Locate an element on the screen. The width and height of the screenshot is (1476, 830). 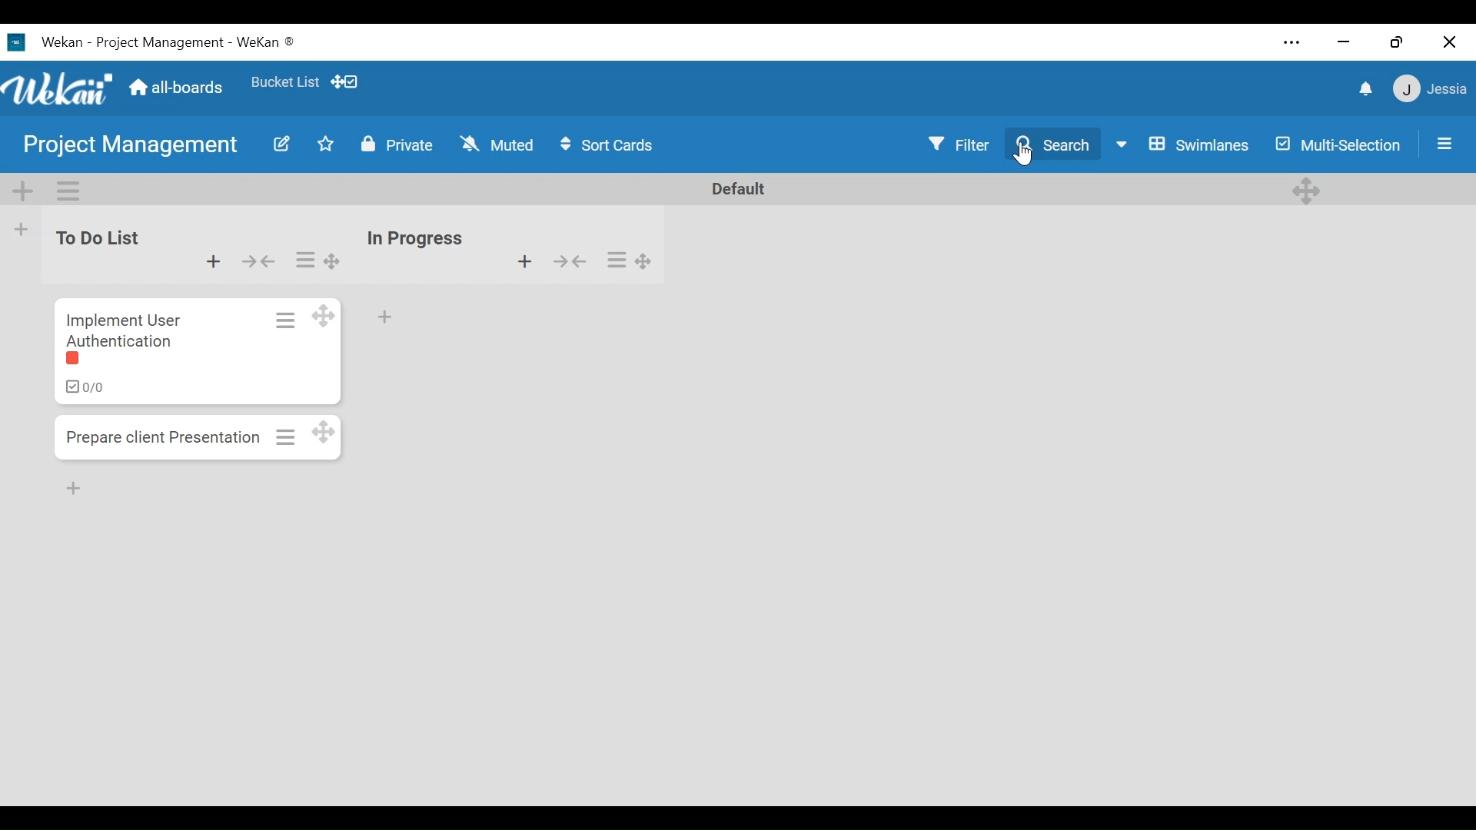
wekan -project management- wekan is located at coordinates (187, 41).